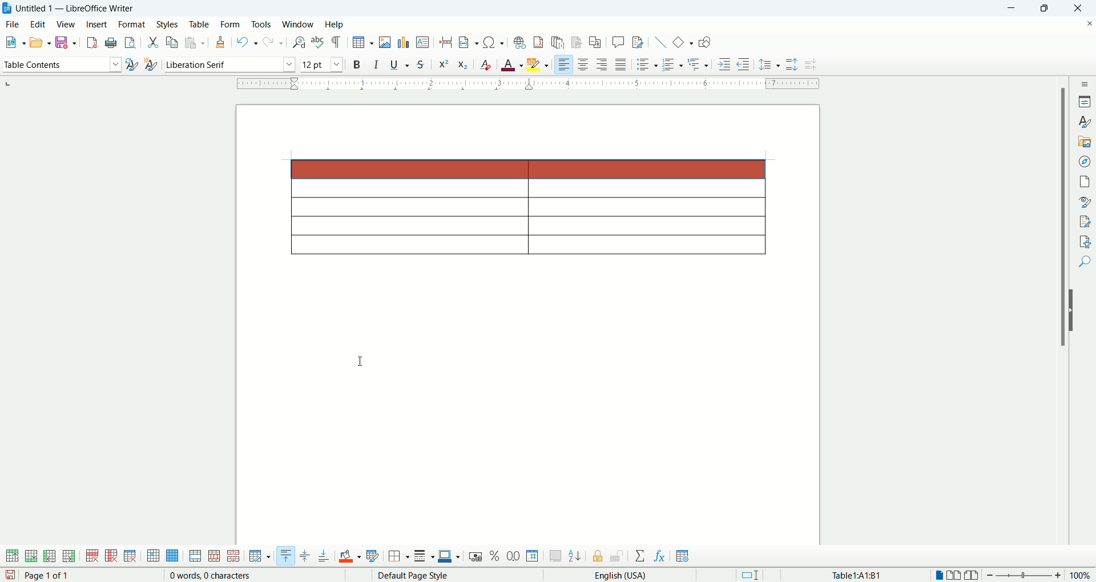 The width and height of the screenshot is (1096, 582). I want to click on left align, so click(602, 63).